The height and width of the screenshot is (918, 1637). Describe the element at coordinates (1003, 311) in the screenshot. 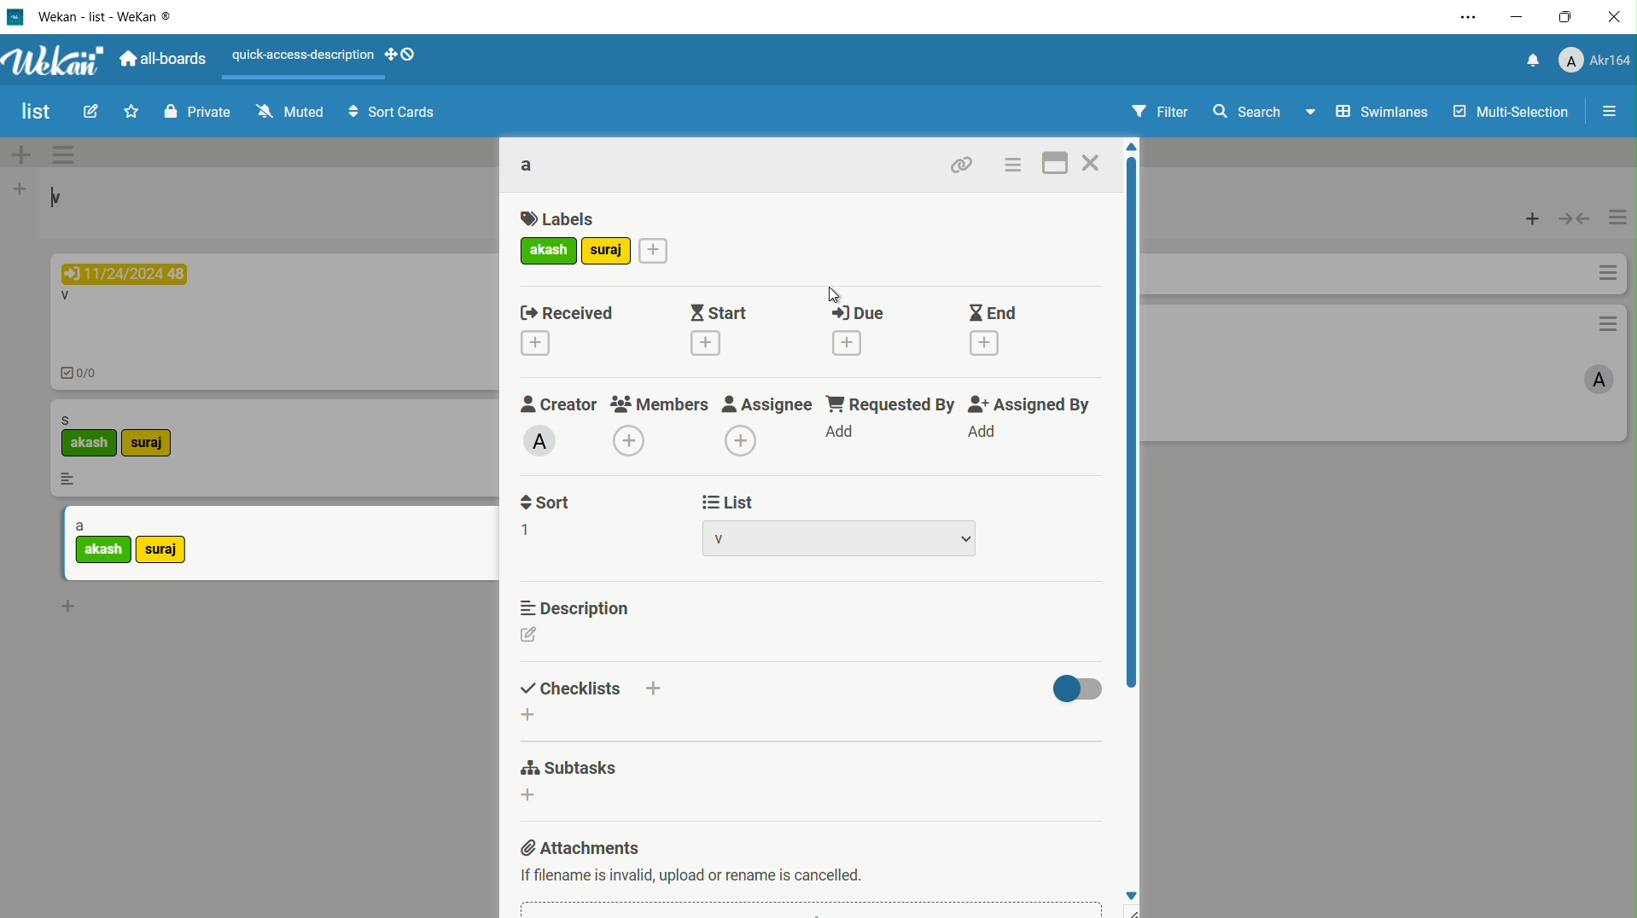

I see `End` at that location.